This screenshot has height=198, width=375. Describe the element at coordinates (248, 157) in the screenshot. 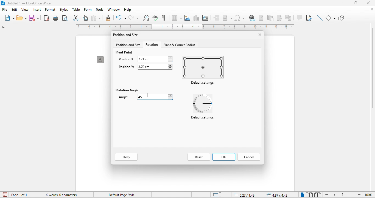

I see `cancel` at that location.